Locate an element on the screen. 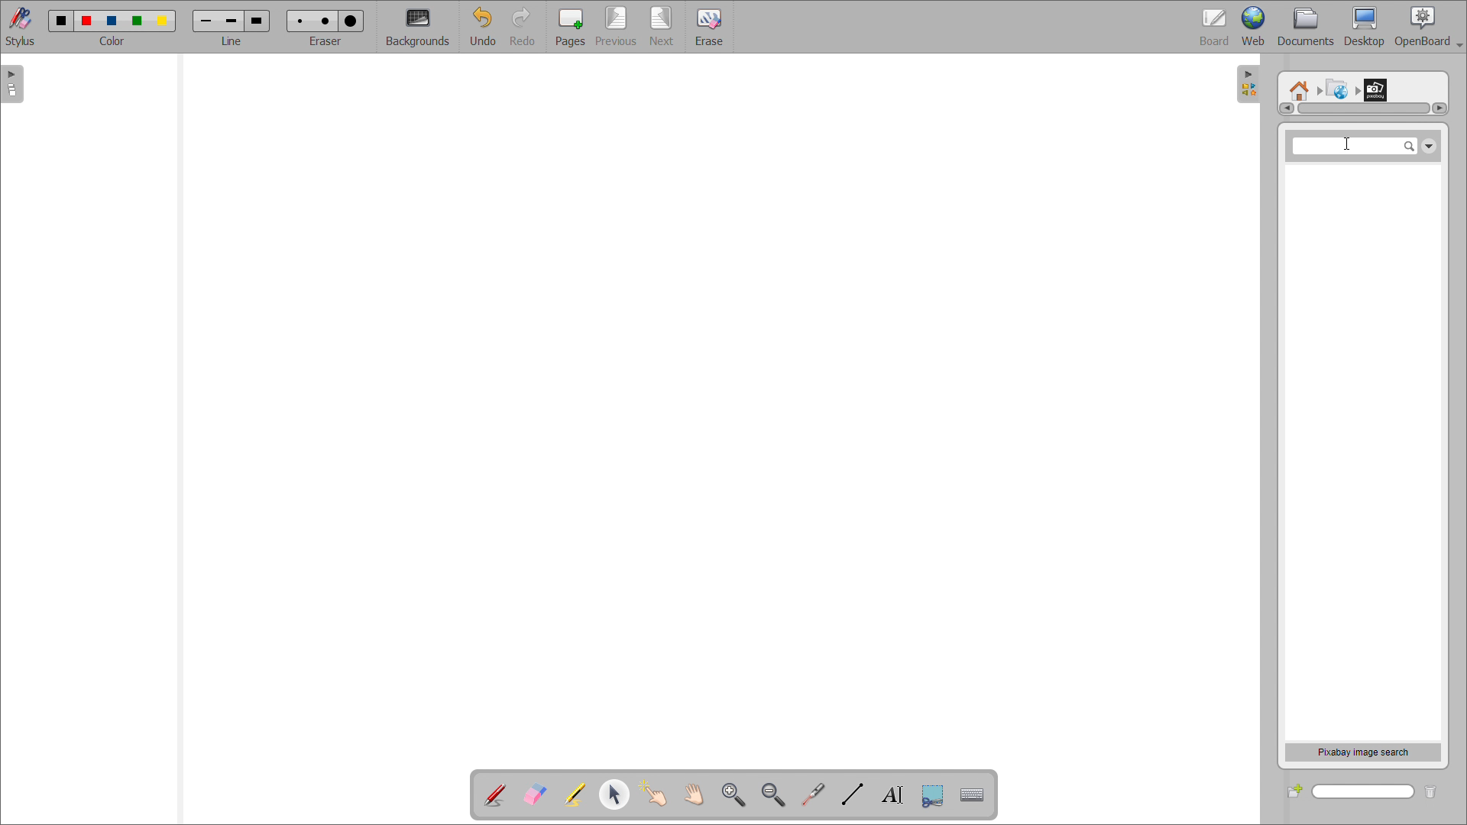 This screenshot has height=825, width=1467. pixabay image search is located at coordinates (1363, 752).